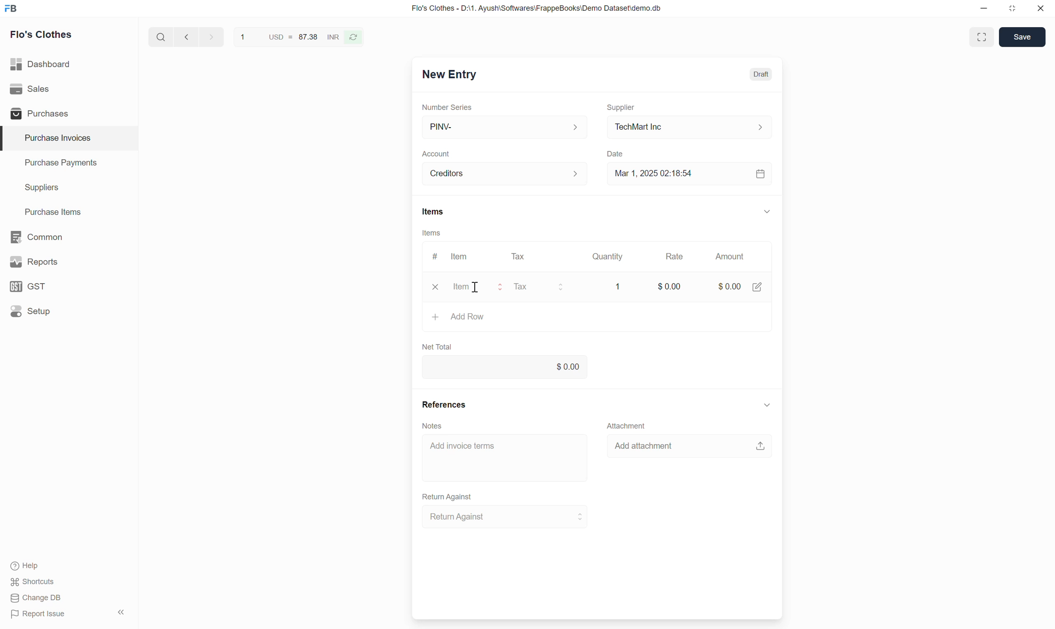 This screenshot has height=629, width=1055. I want to click on Search, so click(161, 37).